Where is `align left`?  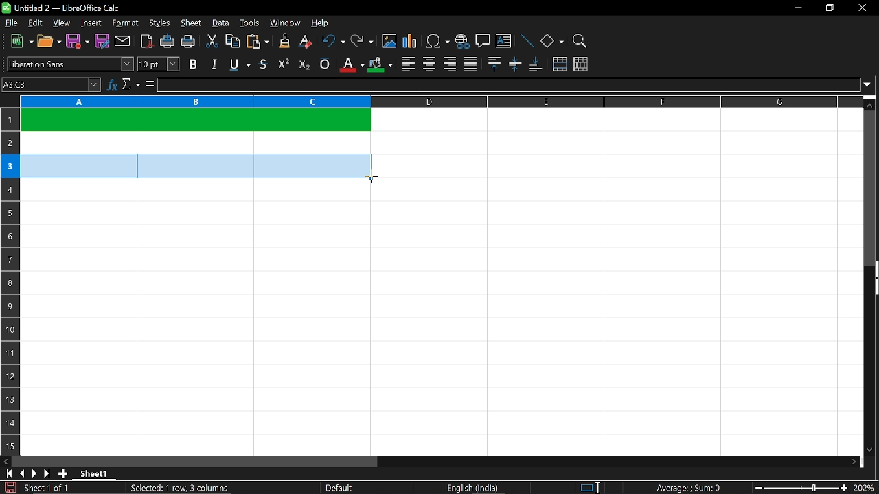
align left is located at coordinates (408, 63).